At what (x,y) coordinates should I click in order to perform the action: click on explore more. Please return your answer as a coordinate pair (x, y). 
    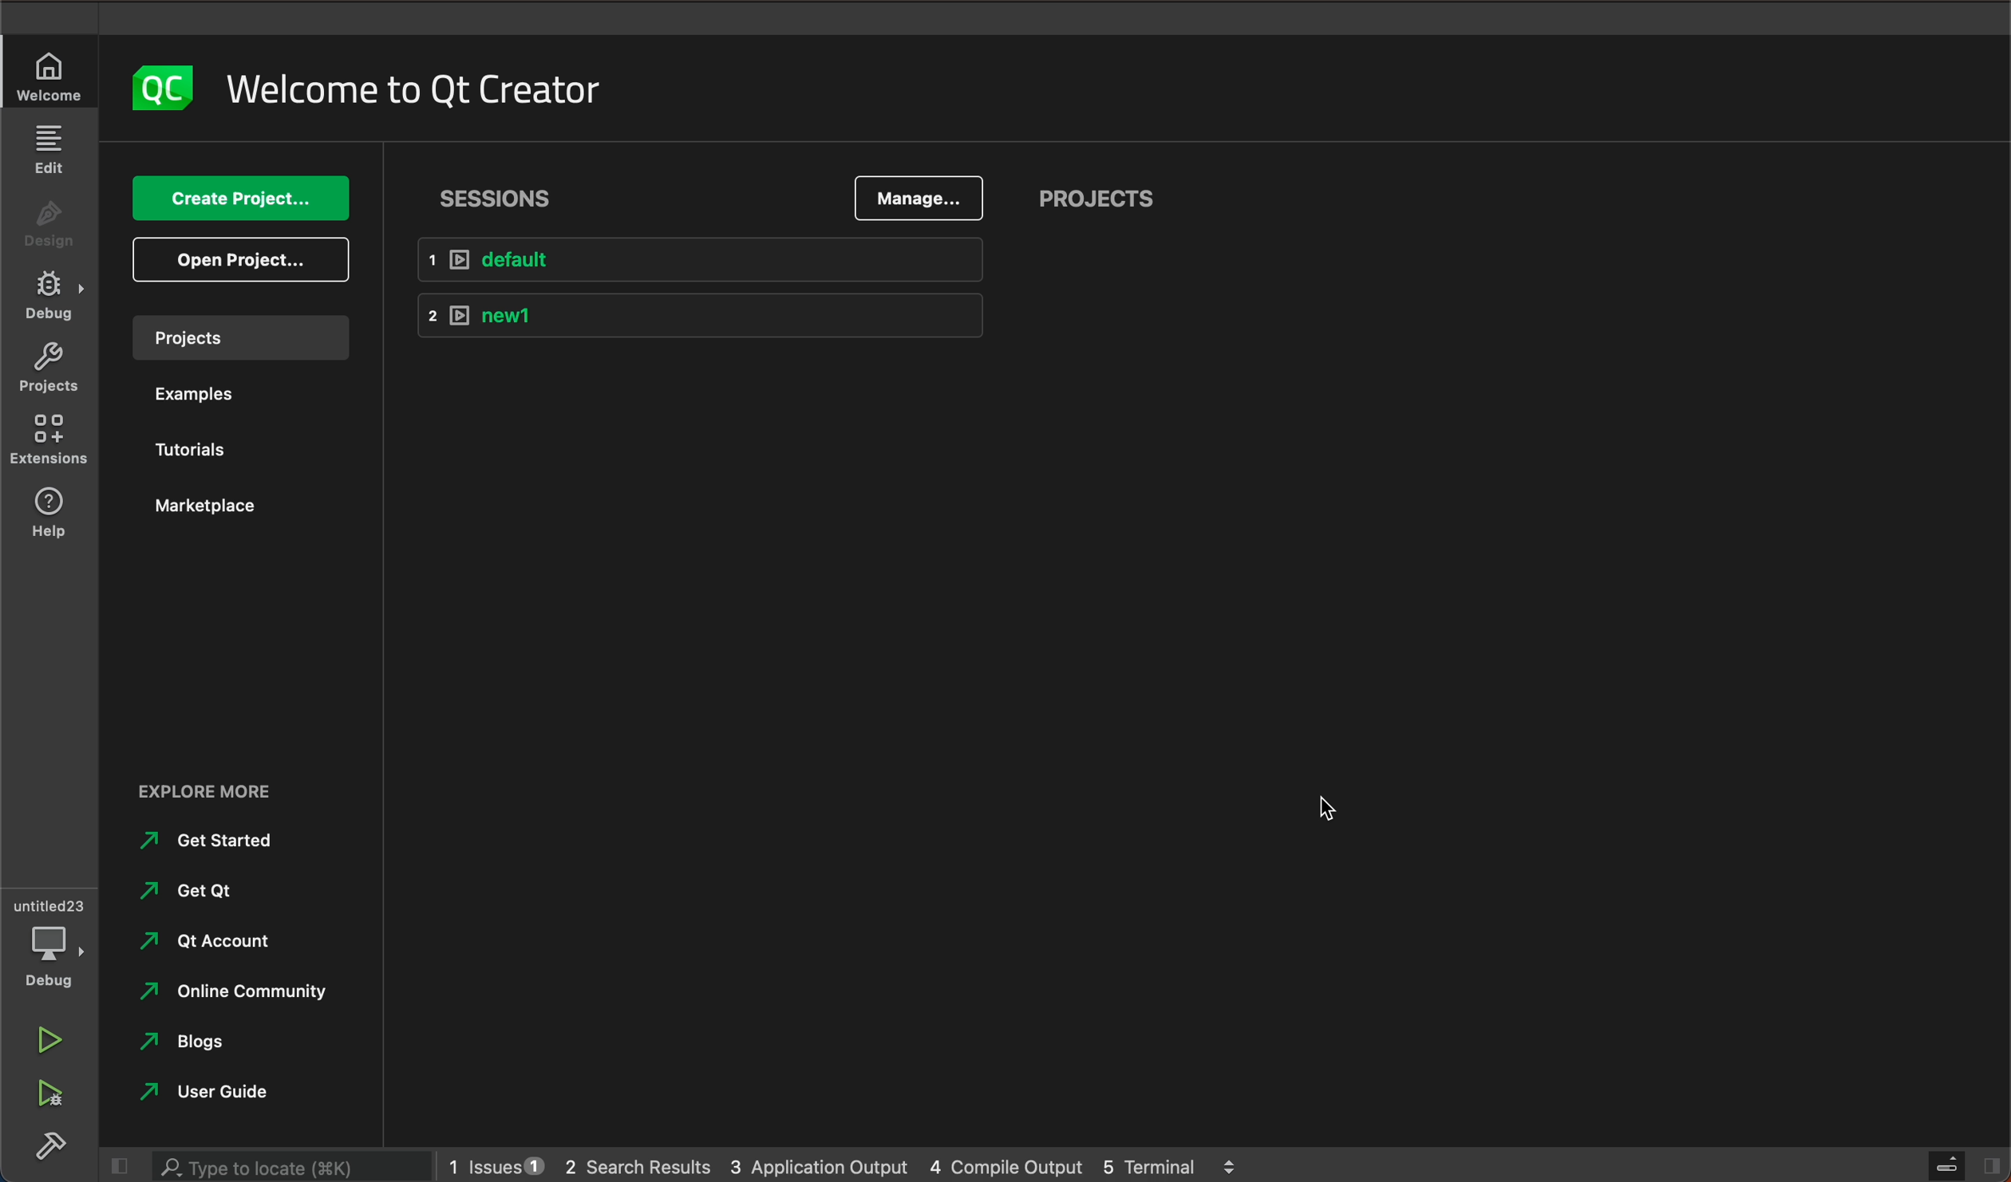
    Looking at the image, I should click on (237, 780).